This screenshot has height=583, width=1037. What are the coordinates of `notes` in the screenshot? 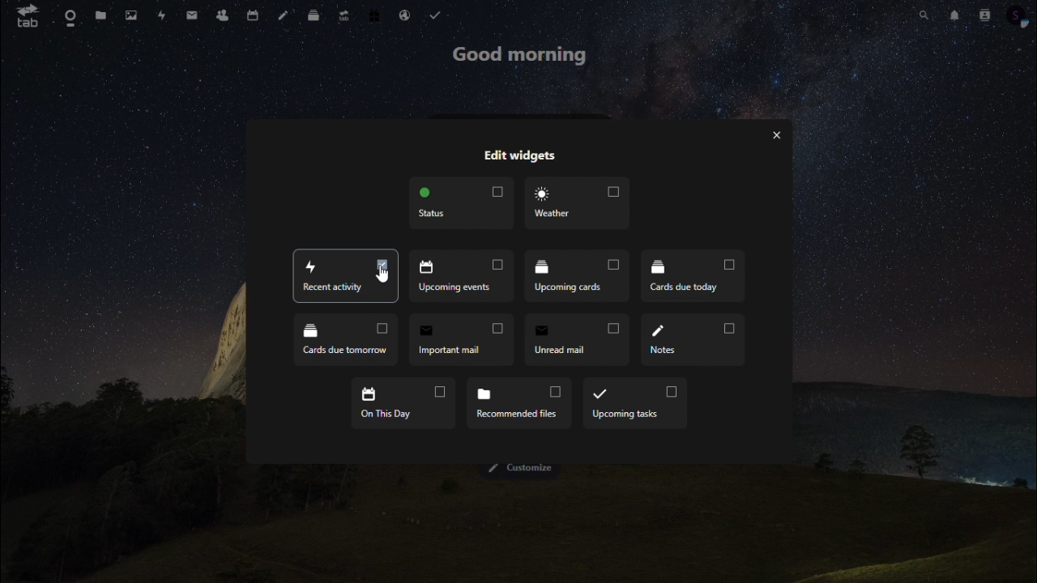 It's located at (692, 337).